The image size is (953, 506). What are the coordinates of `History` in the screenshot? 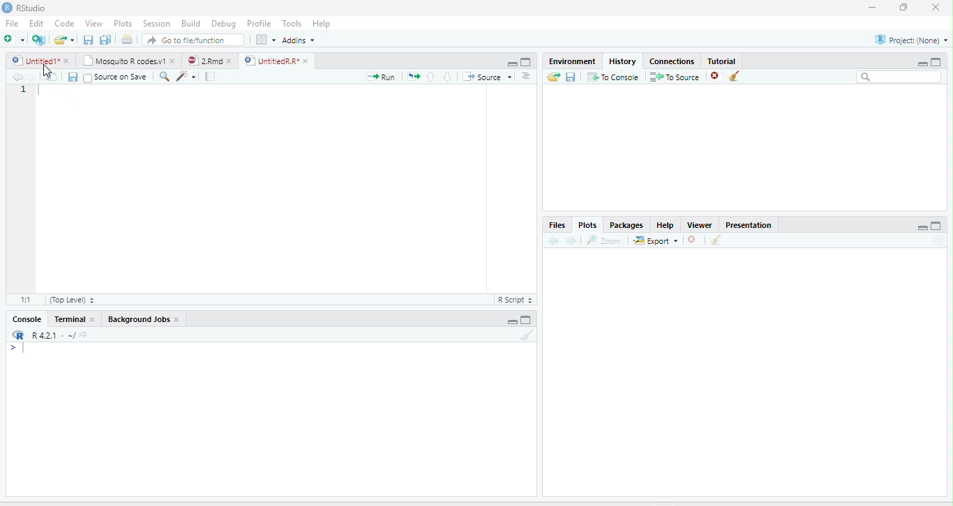 It's located at (623, 61).